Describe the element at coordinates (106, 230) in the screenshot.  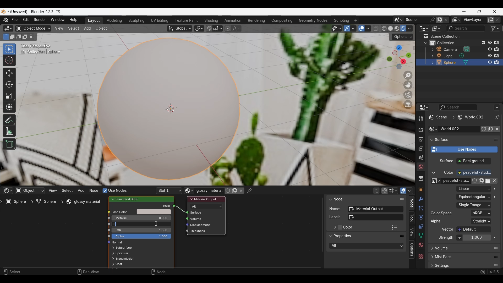
I see `icon` at that location.